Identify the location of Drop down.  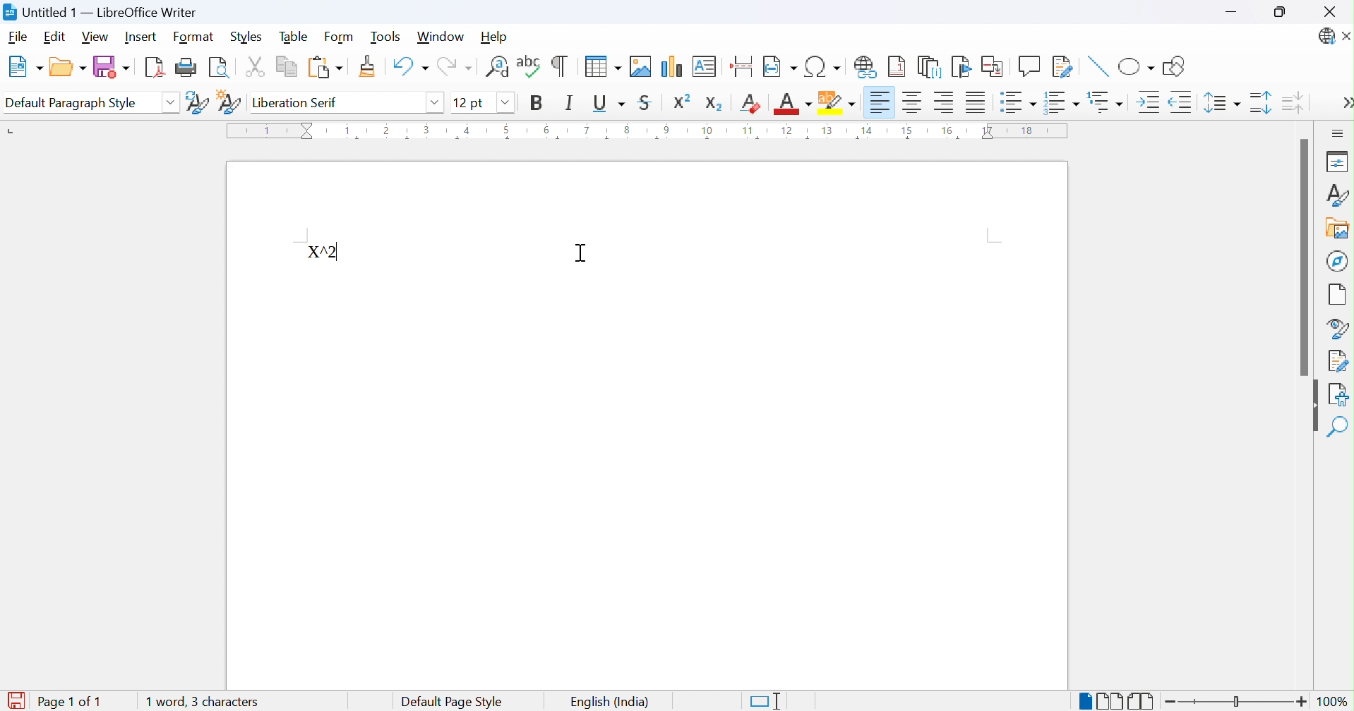
(436, 102).